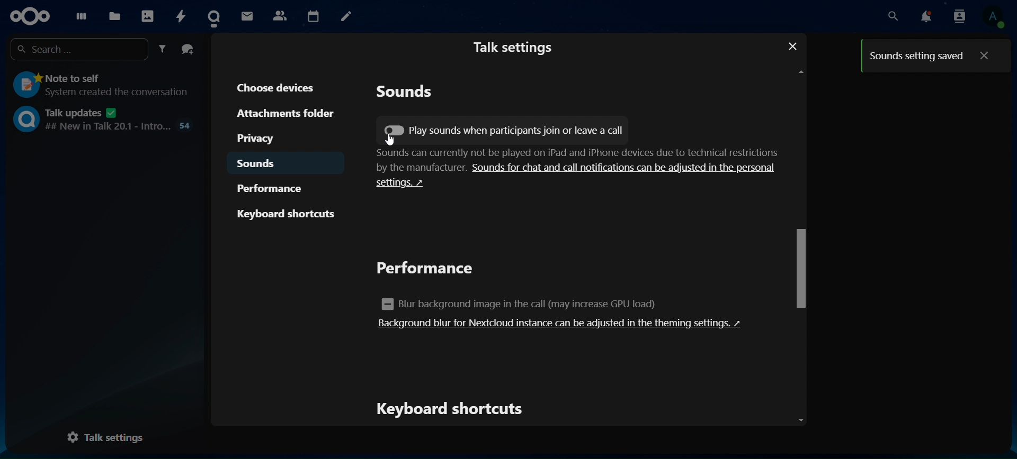 Image resolution: width=1017 pixels, height=459 pixels. What do you see at coordinates (894, 16) in the screenshot?
I see `search` at bounding box center [894, 16].